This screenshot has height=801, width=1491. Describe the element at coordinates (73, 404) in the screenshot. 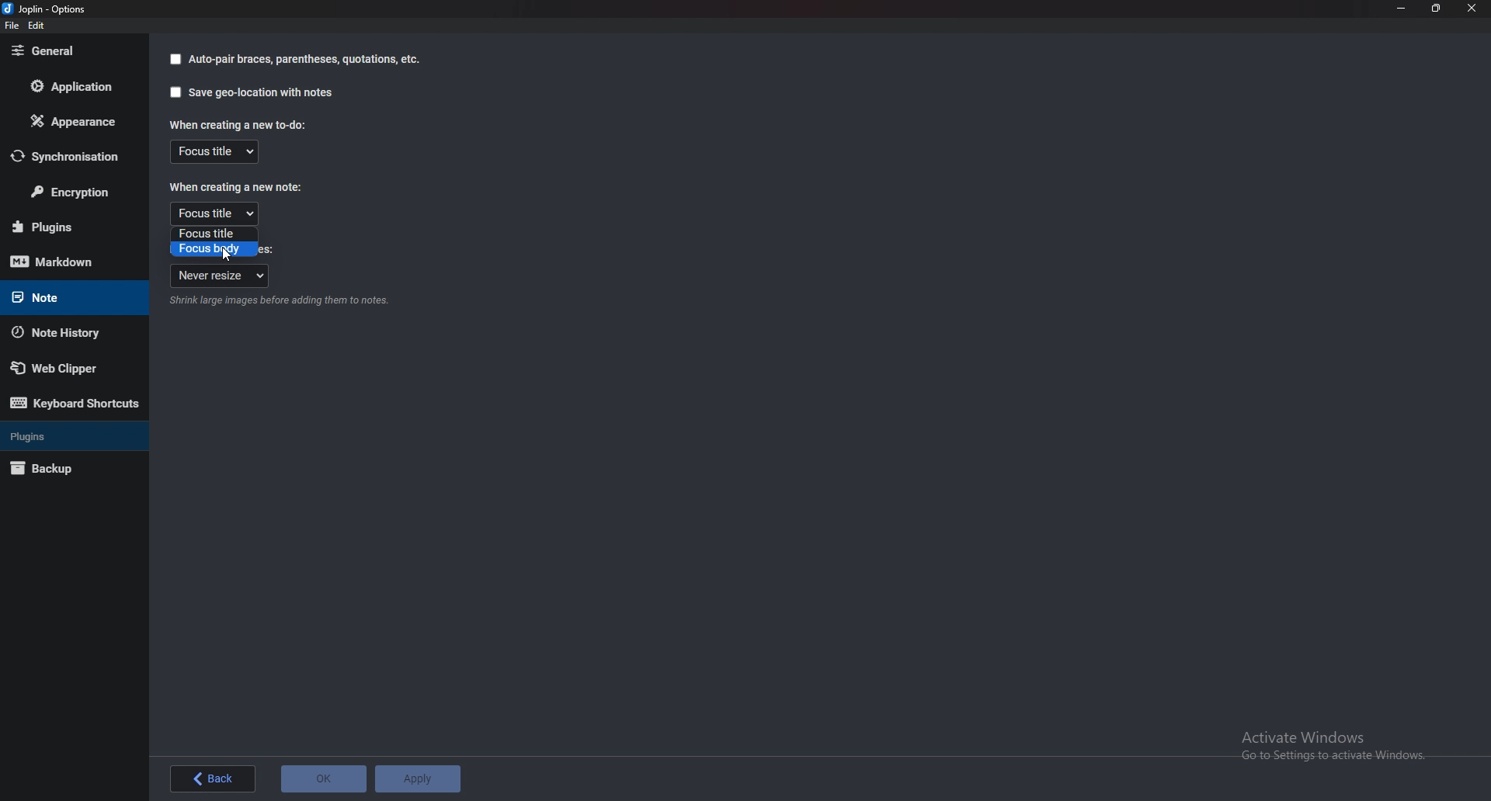

I see `Keyboard shortcuts` at that location.